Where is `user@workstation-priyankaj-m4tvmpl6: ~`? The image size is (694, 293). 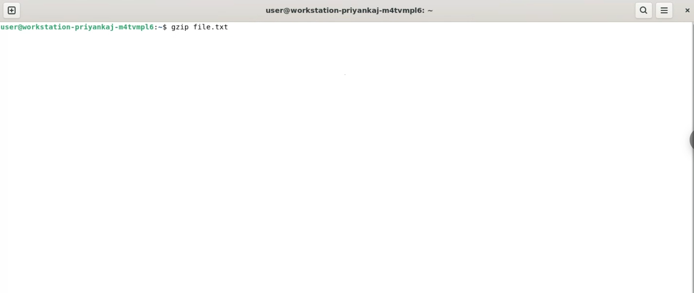 user@workstation-priyankaj-m4tvmpl6: ~ is located at coordinates (349, 9).